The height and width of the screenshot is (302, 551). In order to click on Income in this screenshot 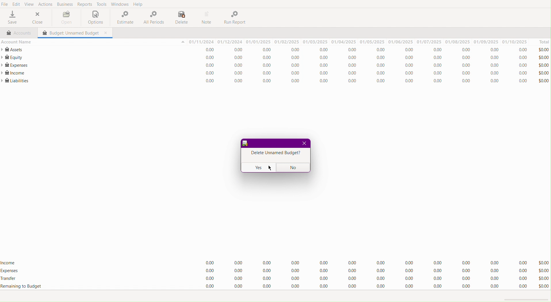, I will do `click(14, 73)`.